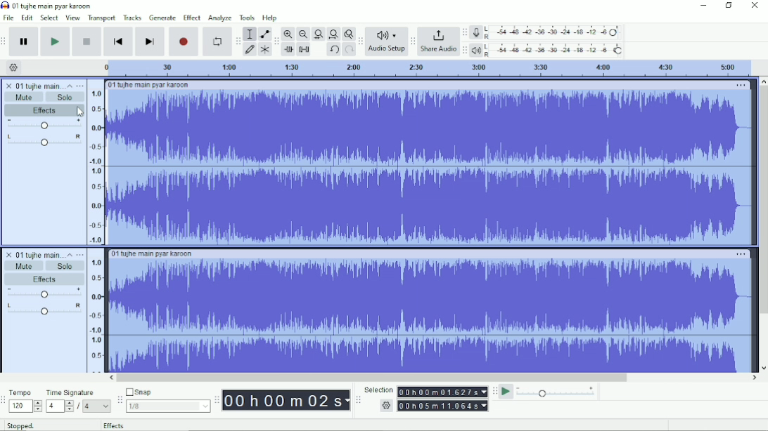 The width and height of the screenshot is (768, 431). I want to click on Restore down, so click(729, 6).